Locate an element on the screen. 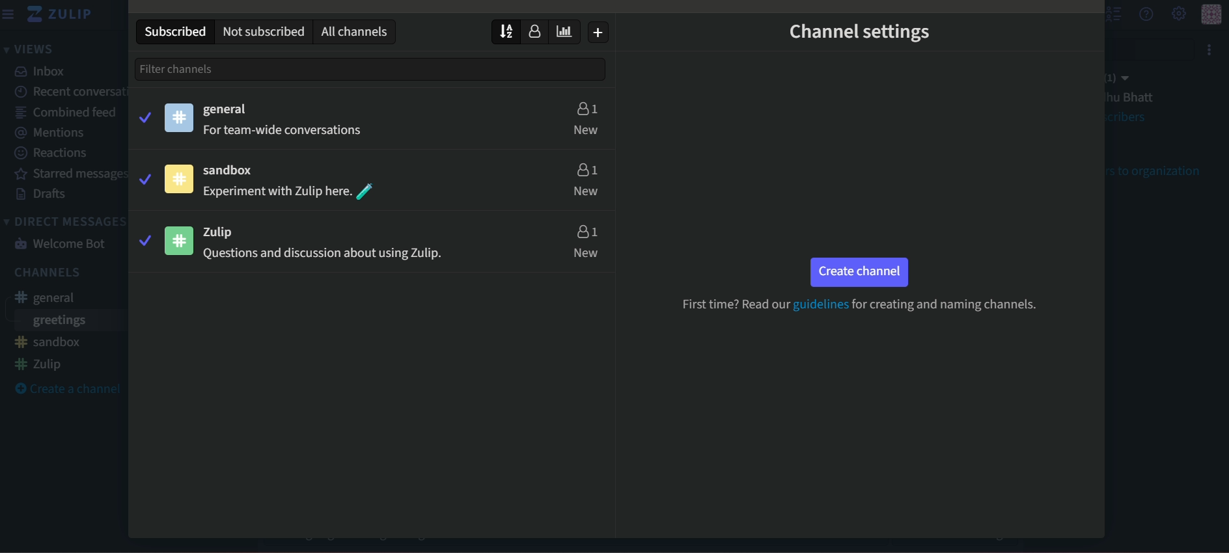  icon is located at coordinates (177, 117).